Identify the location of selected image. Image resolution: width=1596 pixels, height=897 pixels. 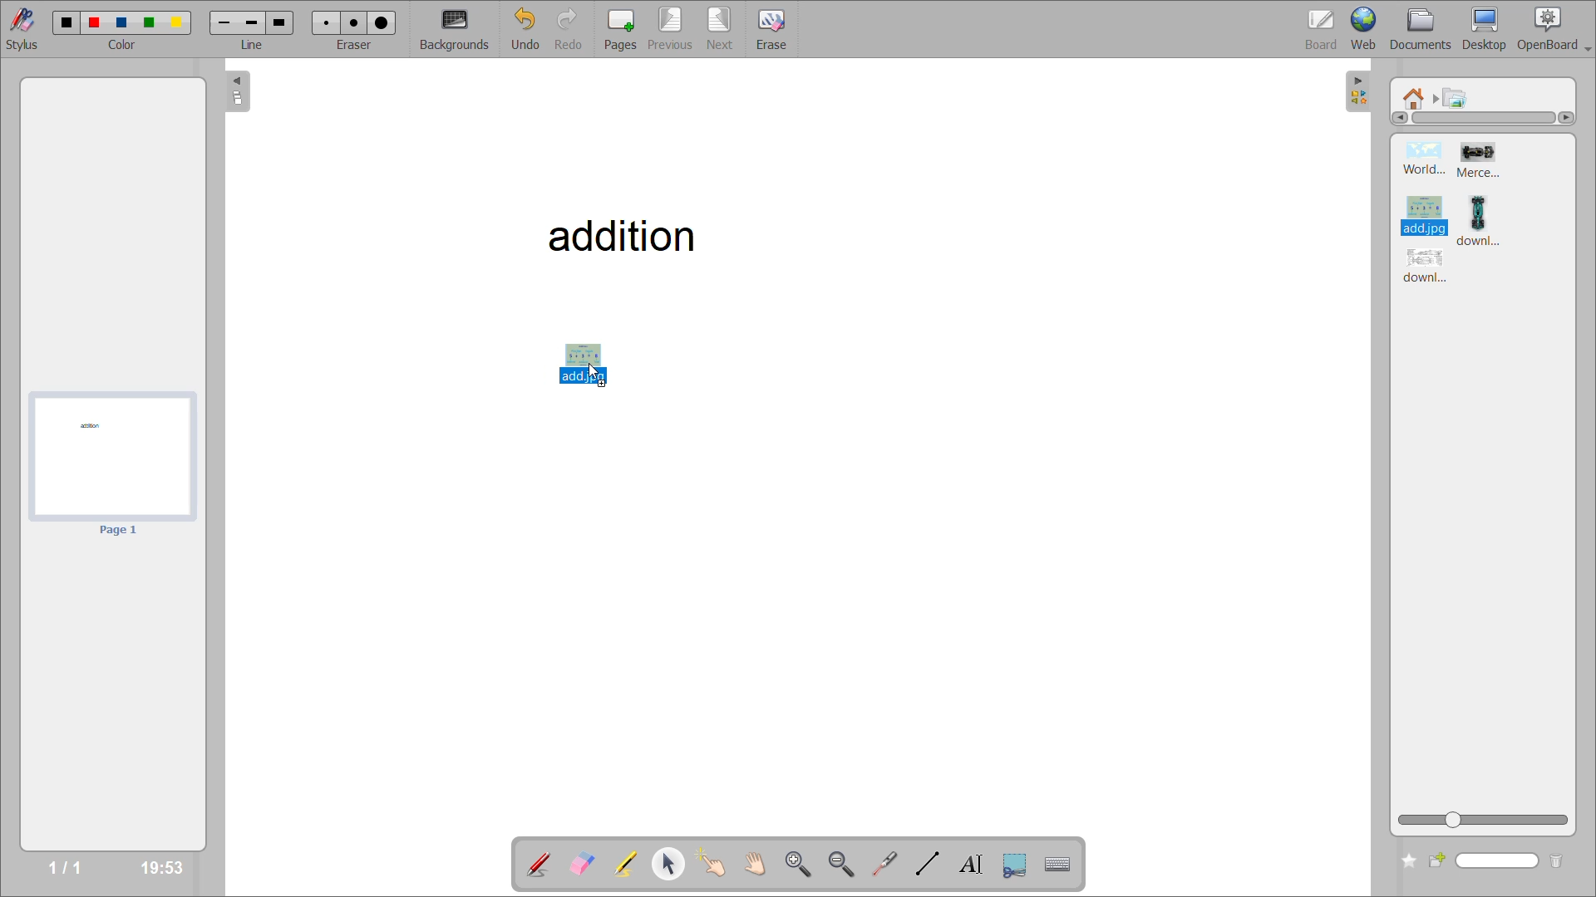
(581, 368).